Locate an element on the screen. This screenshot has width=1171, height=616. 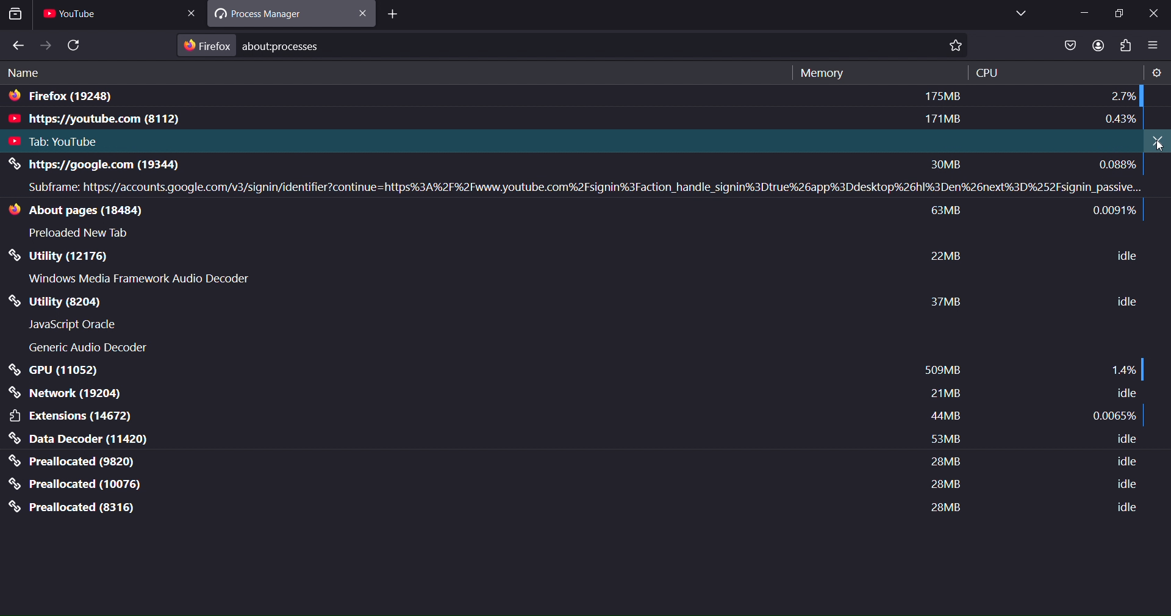
28 mbb is located at coordinates (942, 507).